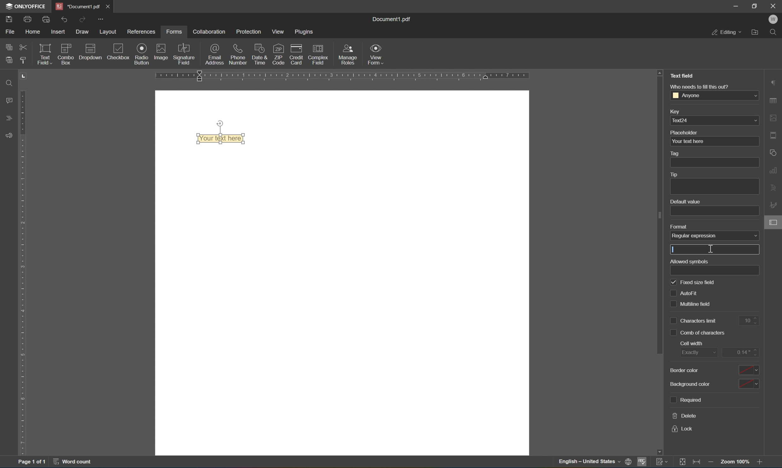 The width and height of the screenshot is (782, 468). I want to click on manage roles, so click(349, 55).